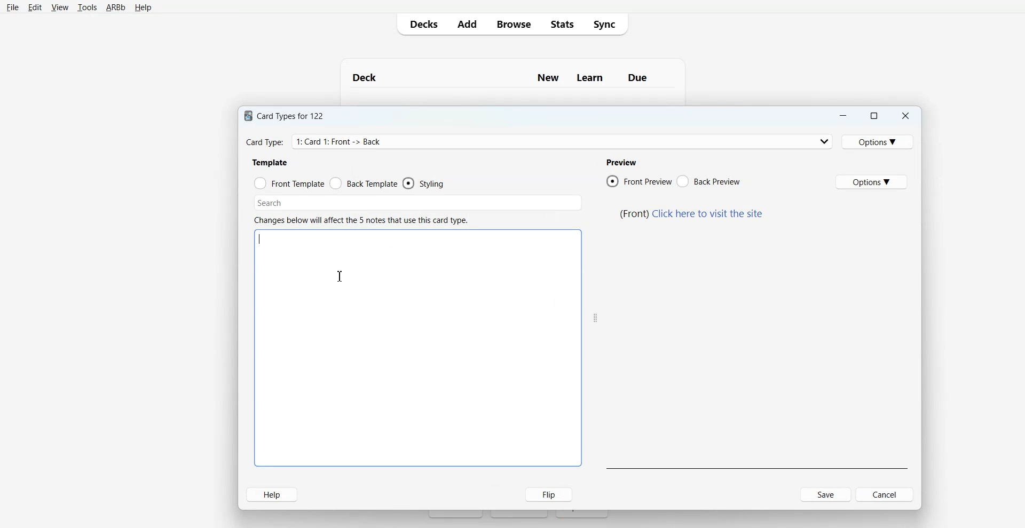  I want to click on Save, so click(826, 494).